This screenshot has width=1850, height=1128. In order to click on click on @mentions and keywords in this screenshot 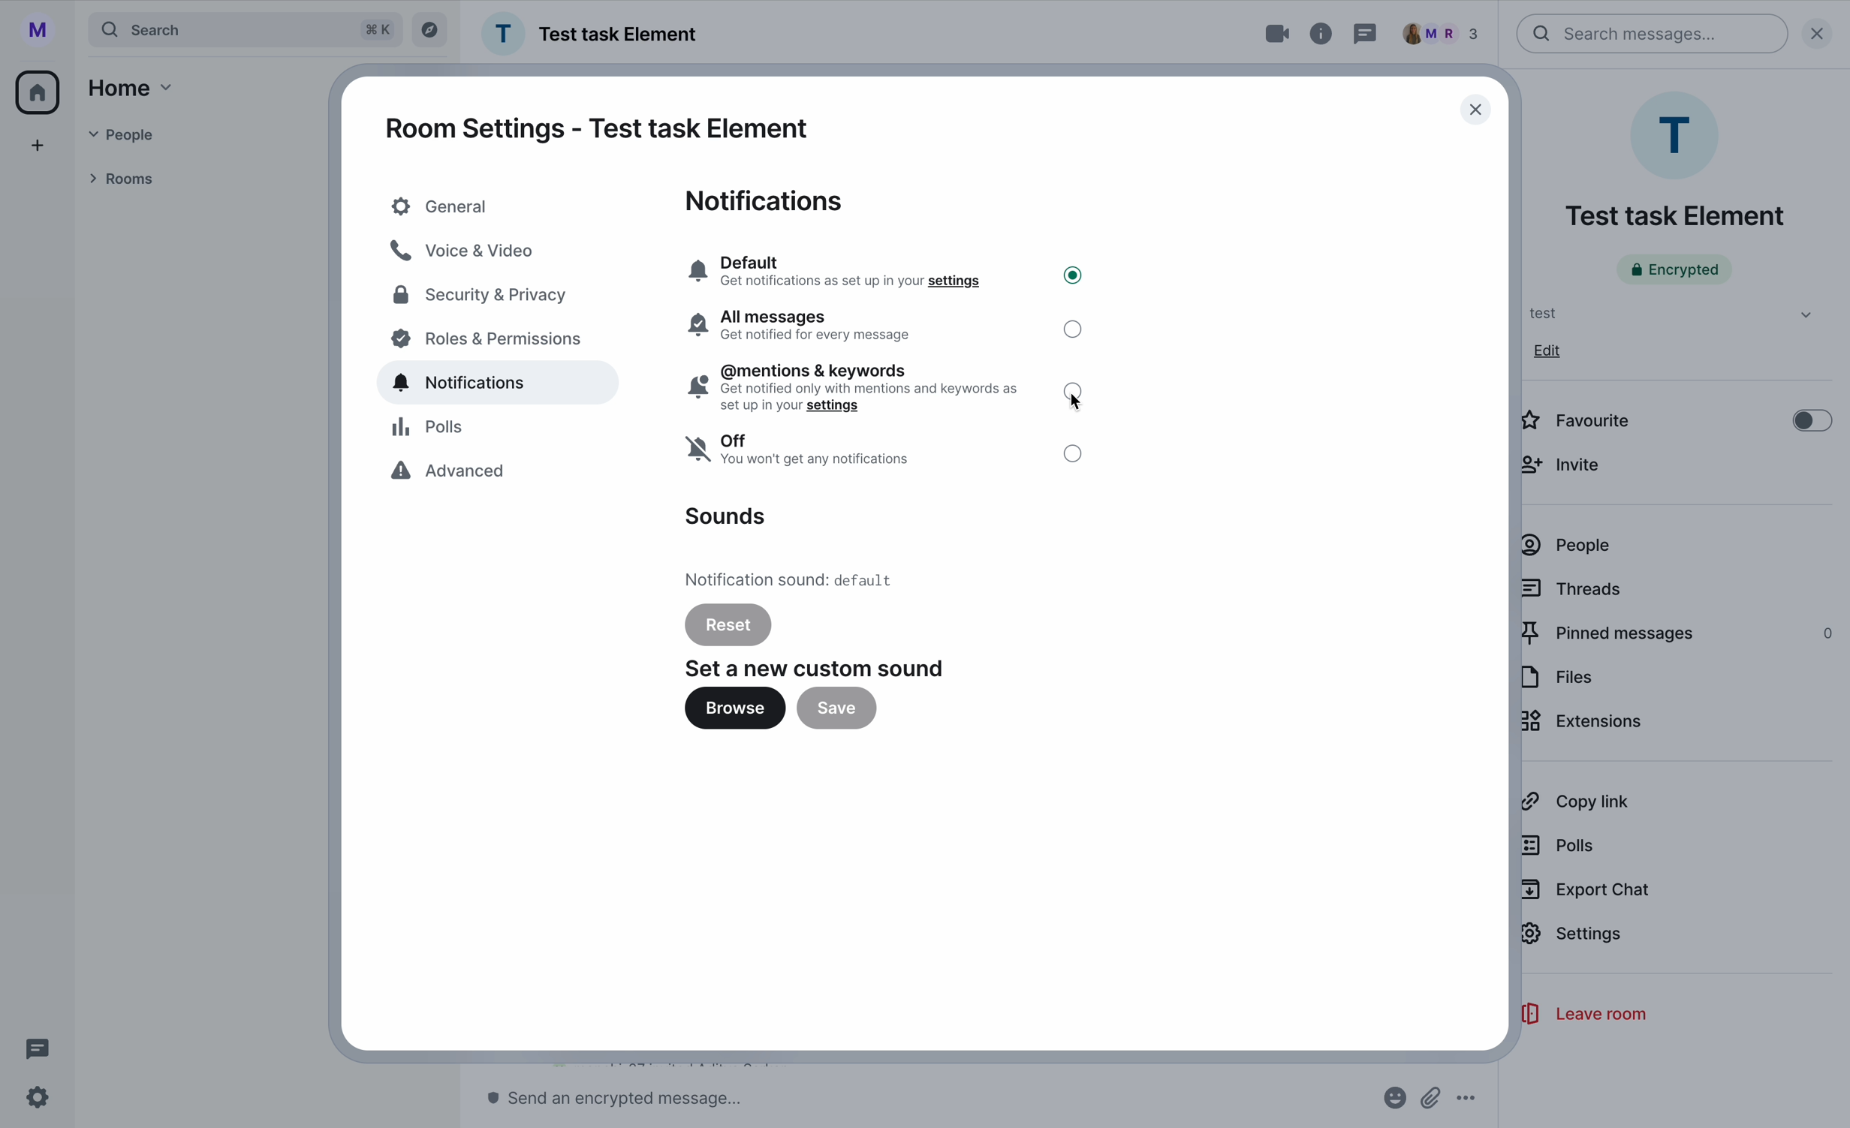, I will do `click(888, 391)`.